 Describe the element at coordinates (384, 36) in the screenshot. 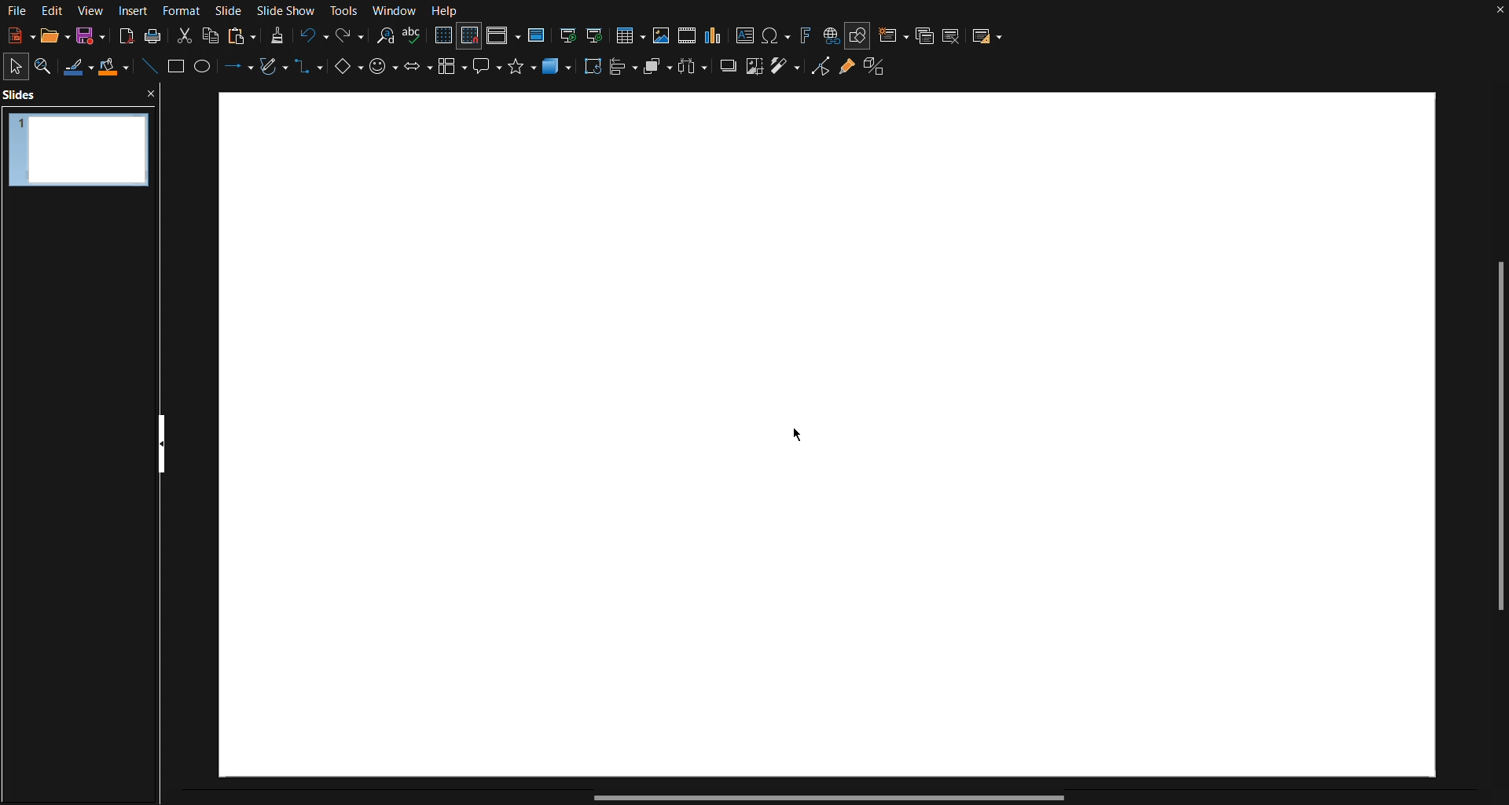

I see `Search and Replace` at that location.